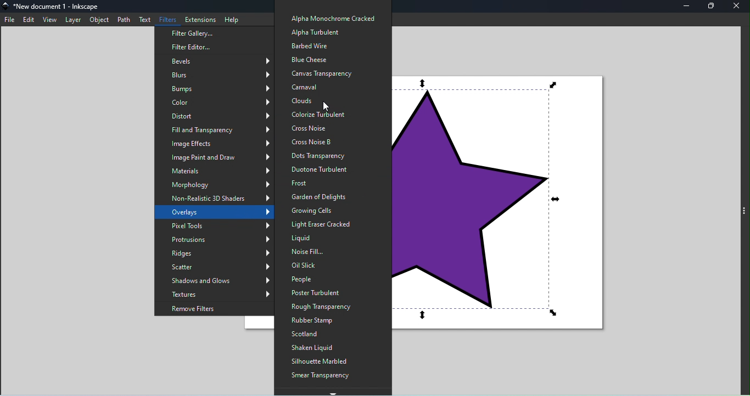  What do you see at coordinates (218, 280) in the screenshot?
I see `Shadows and Glows` at bounding box center [218, 280].